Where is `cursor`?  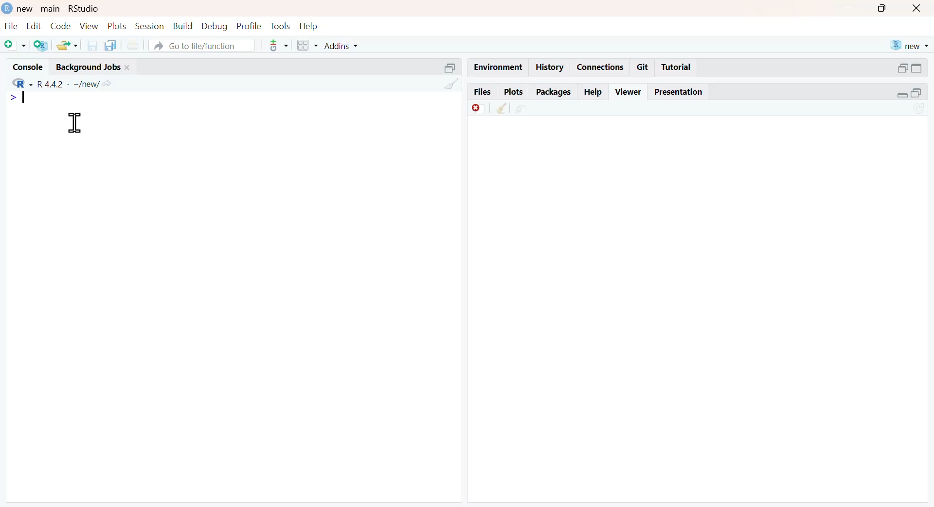 cursor is located at coordinates (76, 123).